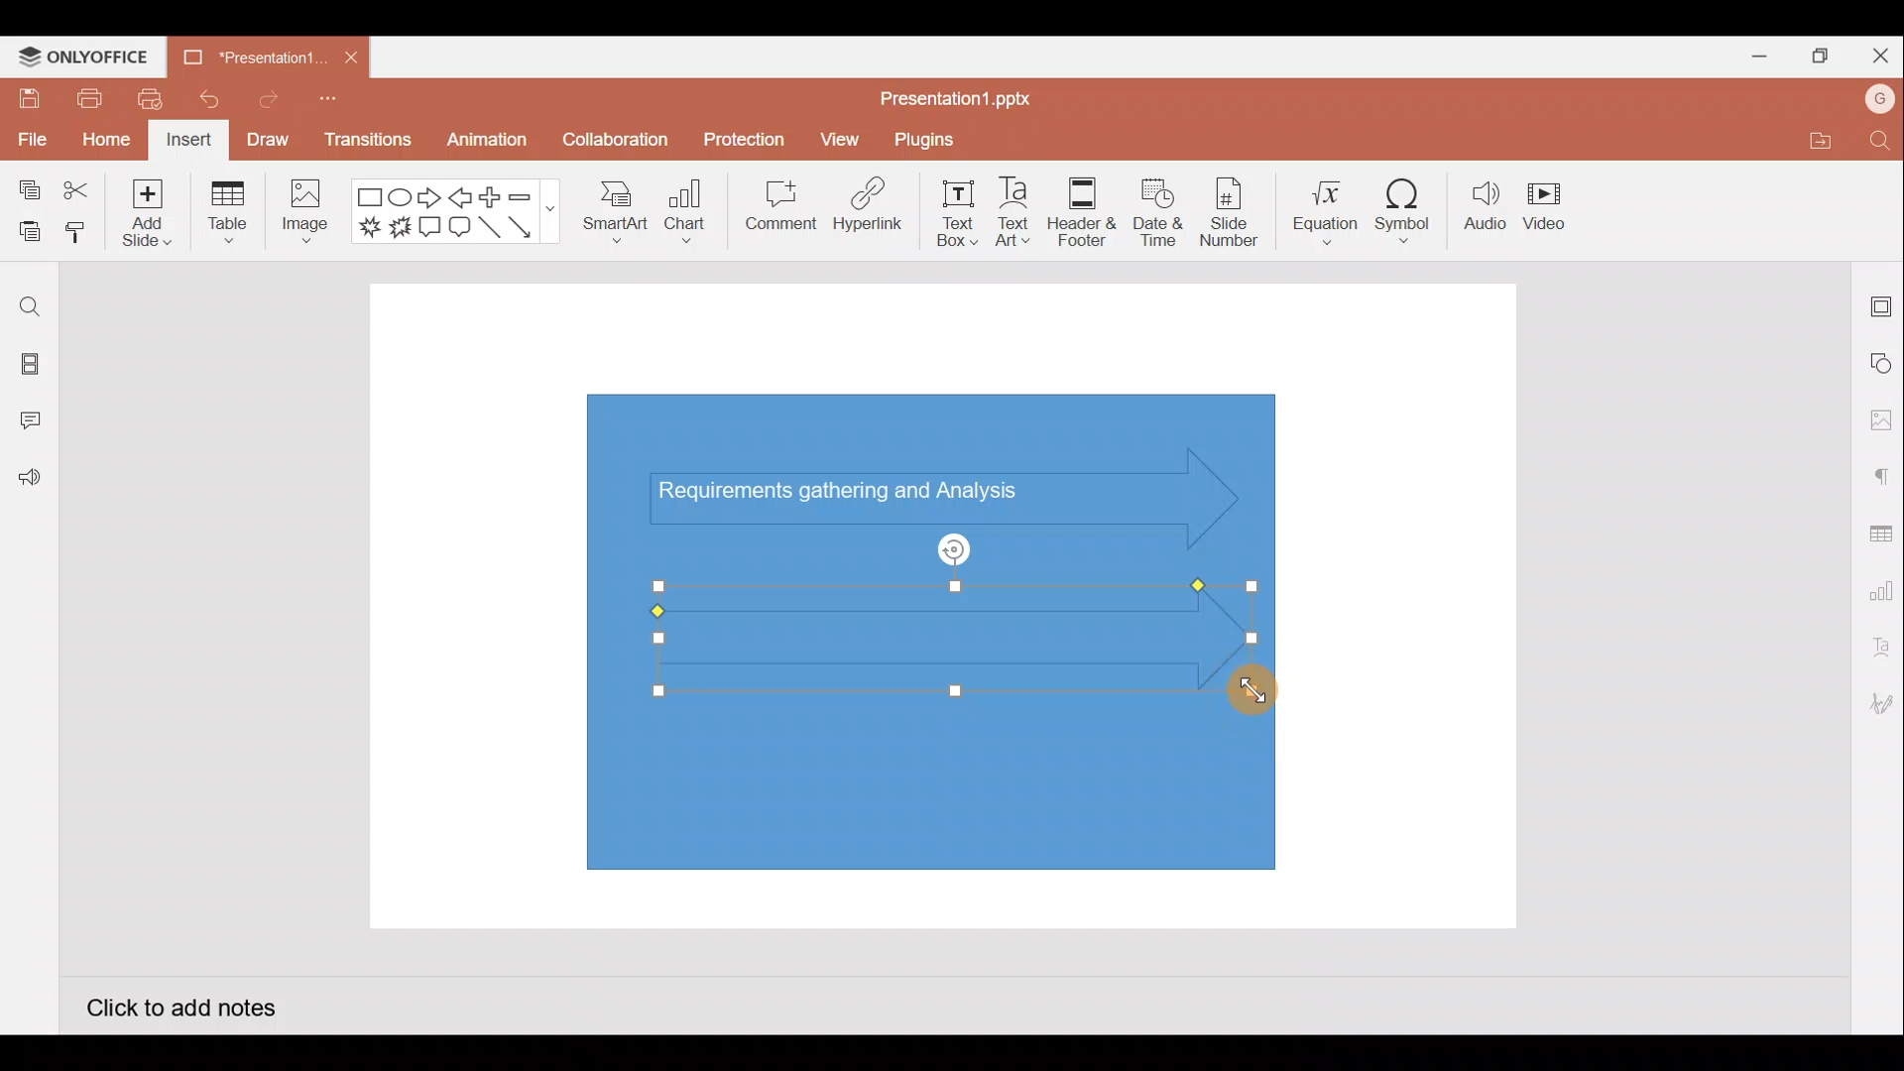 The width and height of the screenshot is (1904, 1071). What do you see at coordinates (370, 226) in the screenshot?
I see `Explosion 1` at bounding box center [370, 226].